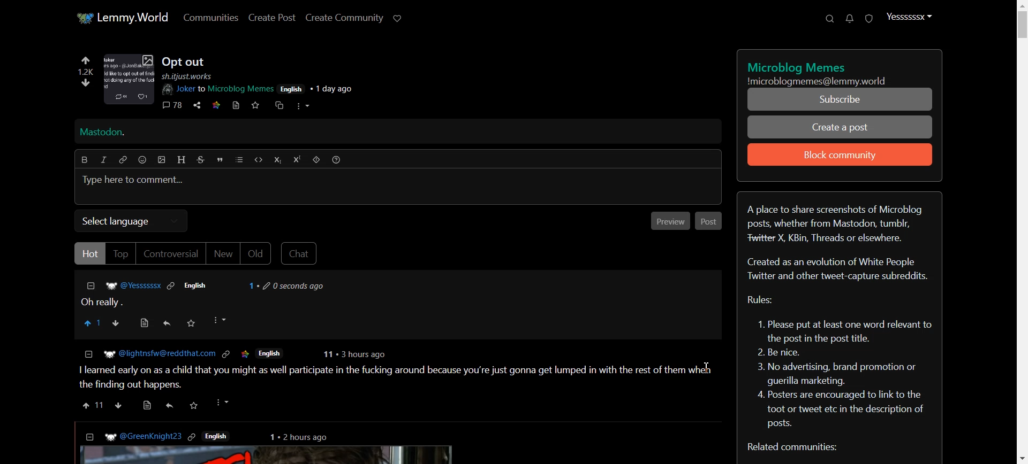 This screenshot has width=1028, height=464. I want to click on Post, so click(710, 221).